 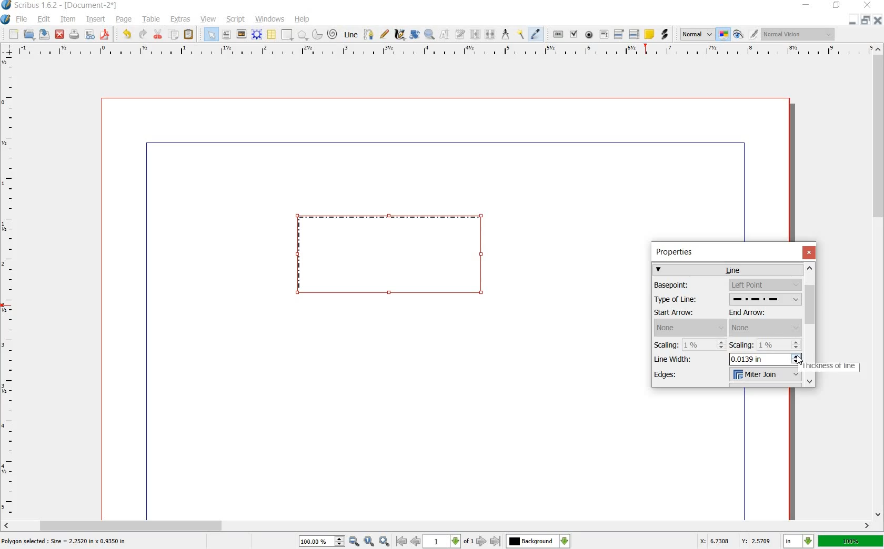 I want to click on PDF PUSH BUTTON, so click(x=556, y=34).